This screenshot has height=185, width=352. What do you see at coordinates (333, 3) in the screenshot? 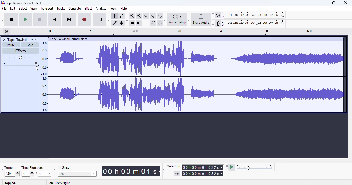
I see `maximize` at bounding box center [333, 3].